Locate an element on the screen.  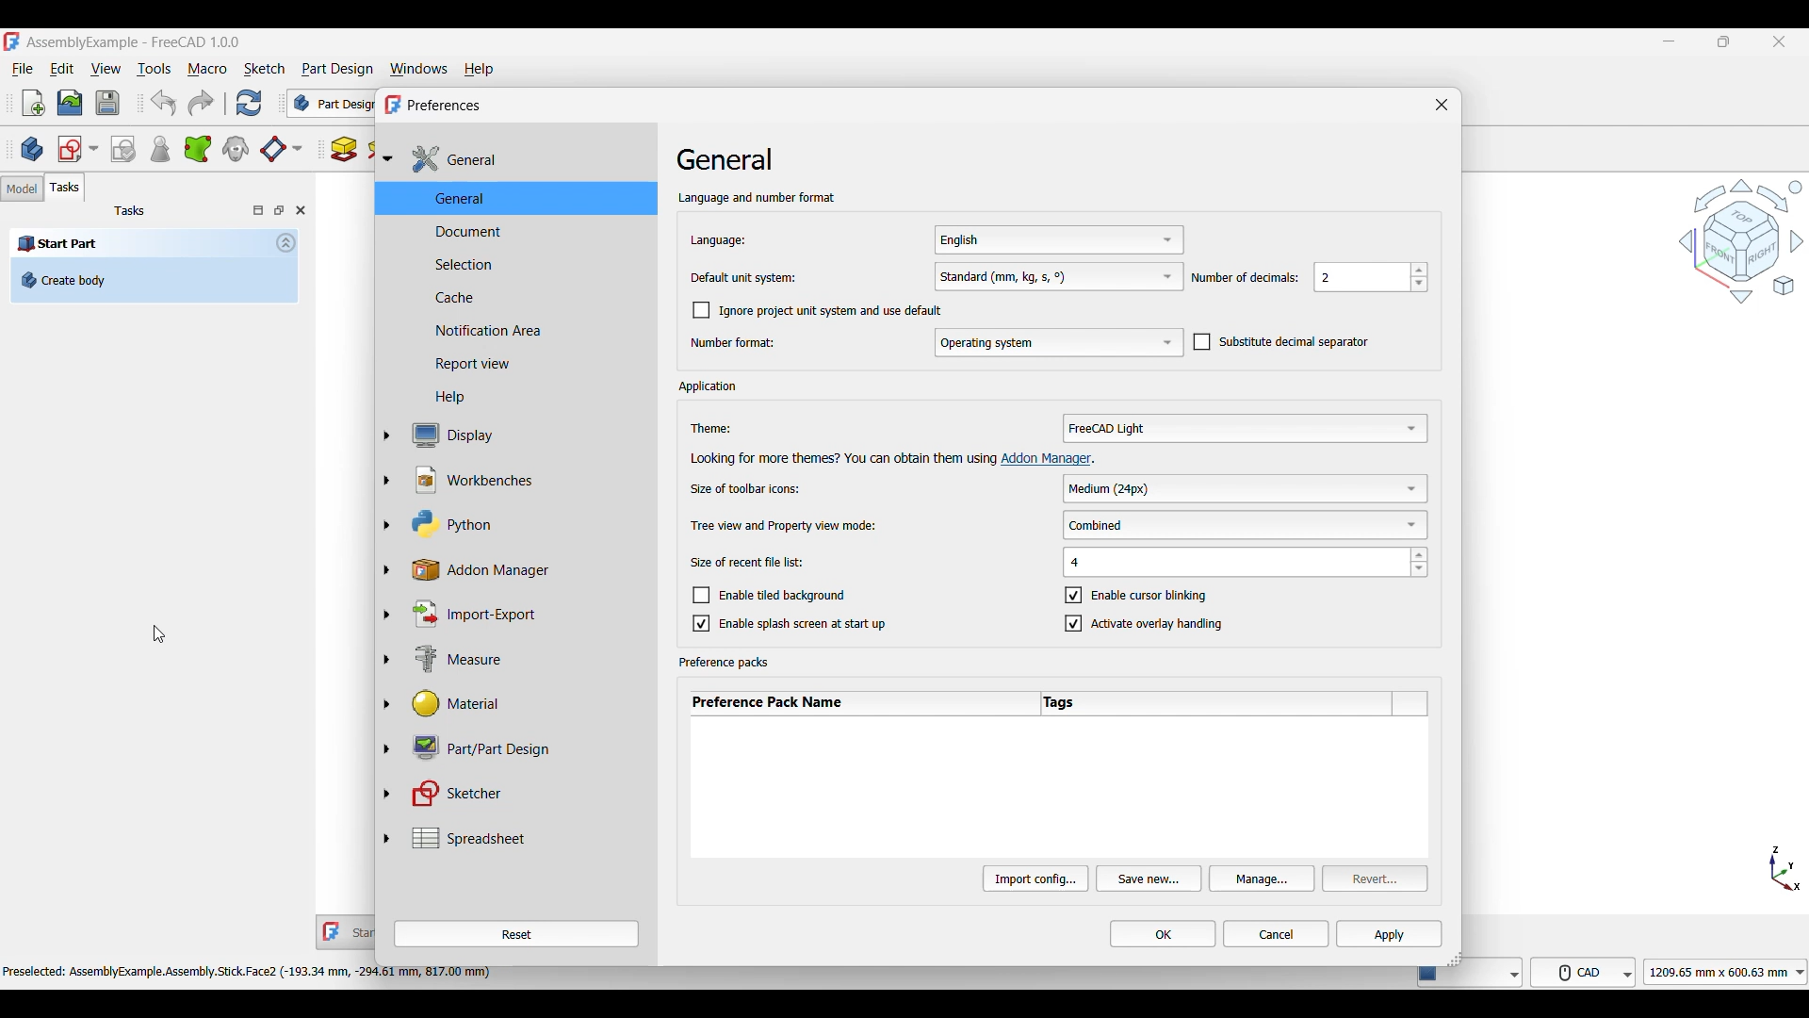
Tools menu is located at coordinates (155, 70).